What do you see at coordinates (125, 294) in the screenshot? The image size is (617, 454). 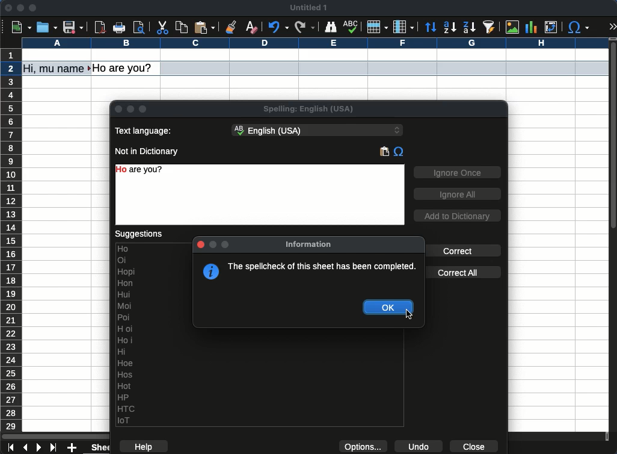 I see `Hui` at bounding box center [125, 294].